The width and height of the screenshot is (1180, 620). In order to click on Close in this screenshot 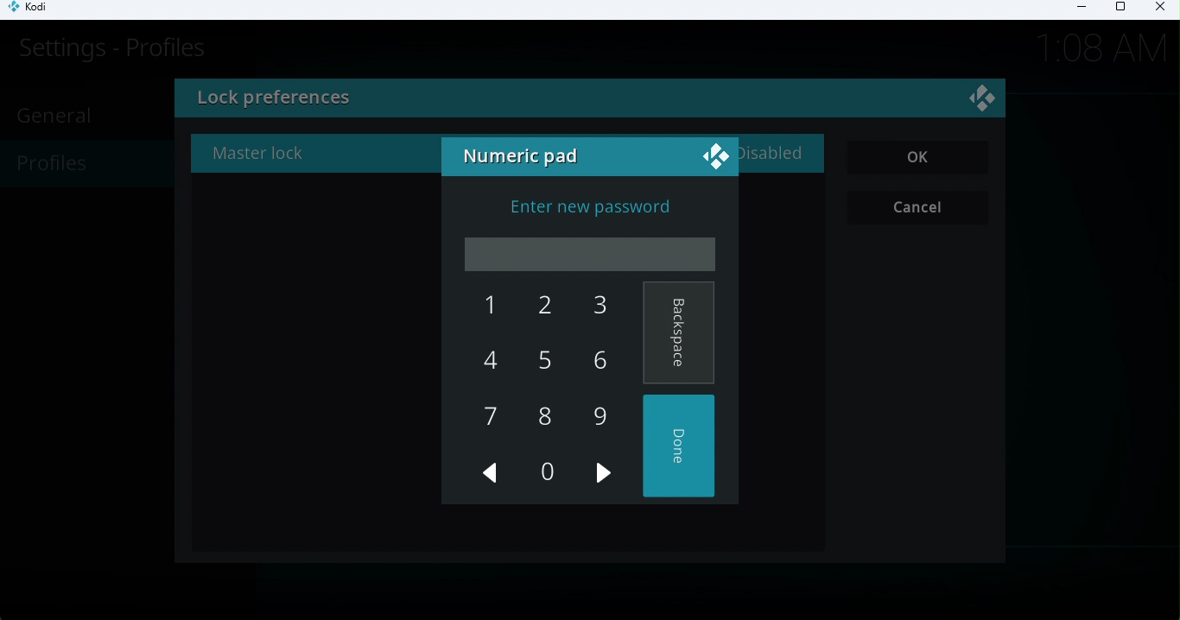, I will do `click(1158, 9)`.